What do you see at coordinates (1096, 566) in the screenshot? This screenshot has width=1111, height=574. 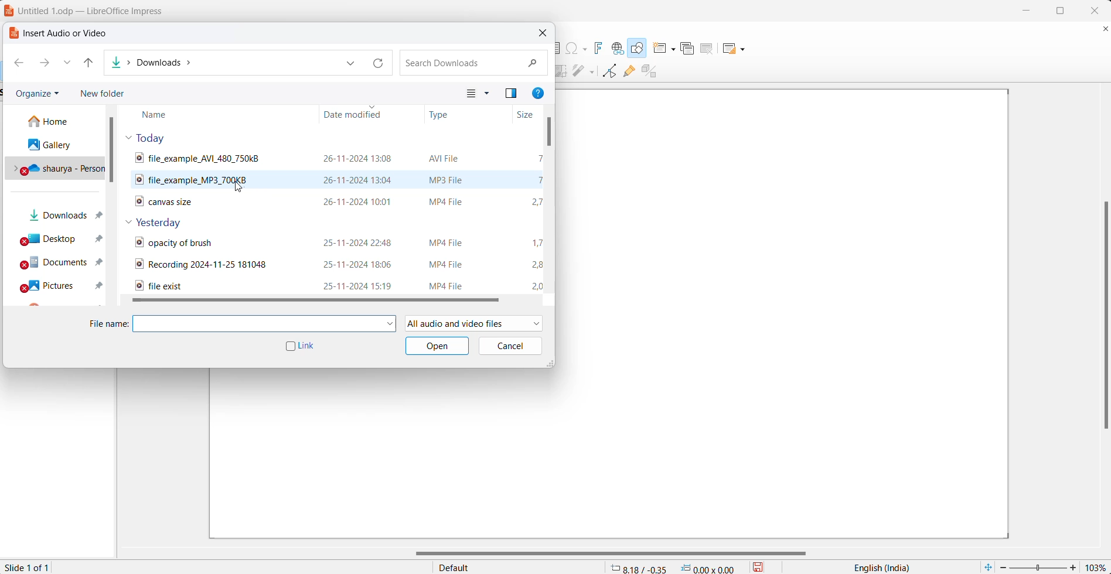 I see `zoom percentage` at bounding box center [1096, 566].